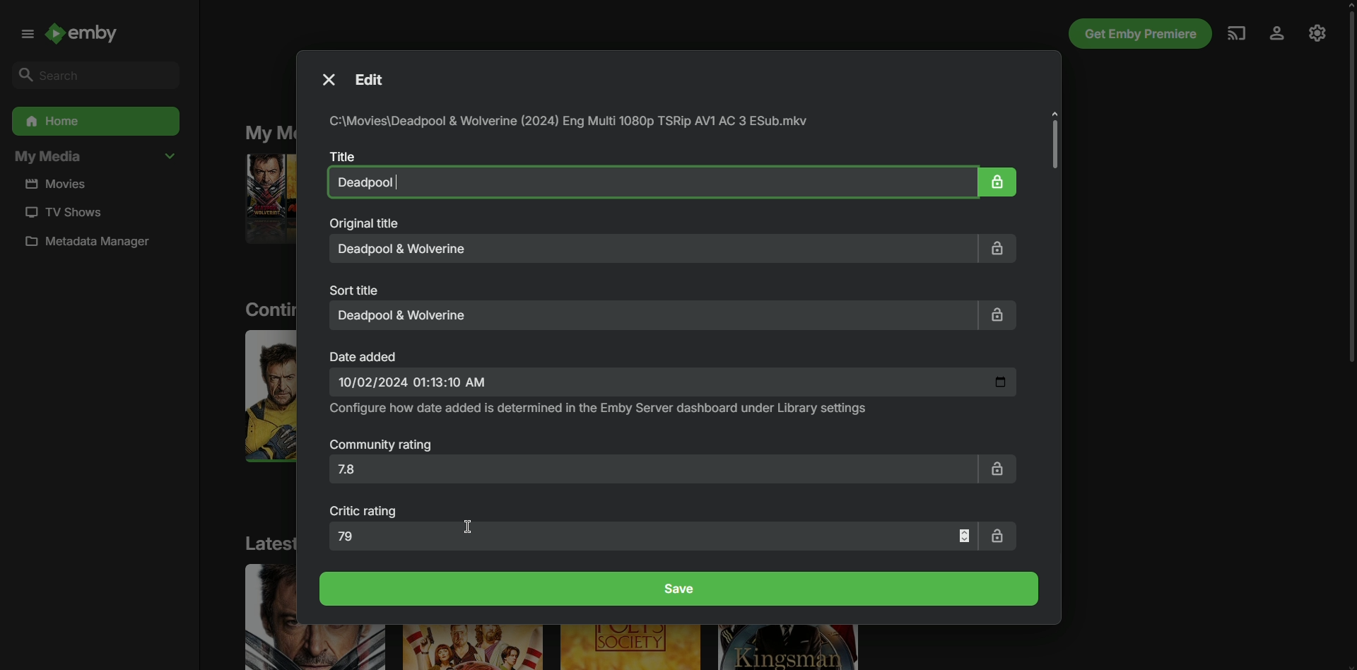 This screenshot has width=1357, height=670. Describe the element at coordinates (647, 182) in the screenshot. I see `Deadpool and Wolverine` at that location.